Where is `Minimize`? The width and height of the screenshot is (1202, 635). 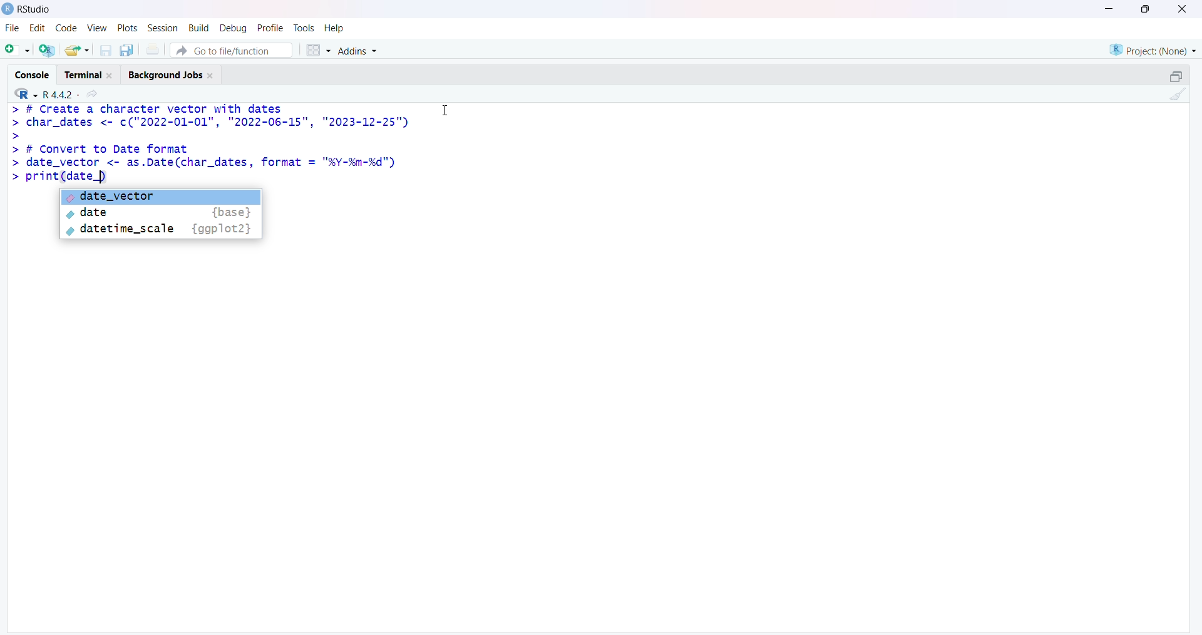
Minimize is located at coordinates (1112, 8).